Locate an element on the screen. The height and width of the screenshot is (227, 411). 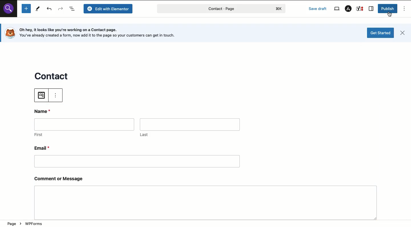
logo is located at coordinates (9, 33).